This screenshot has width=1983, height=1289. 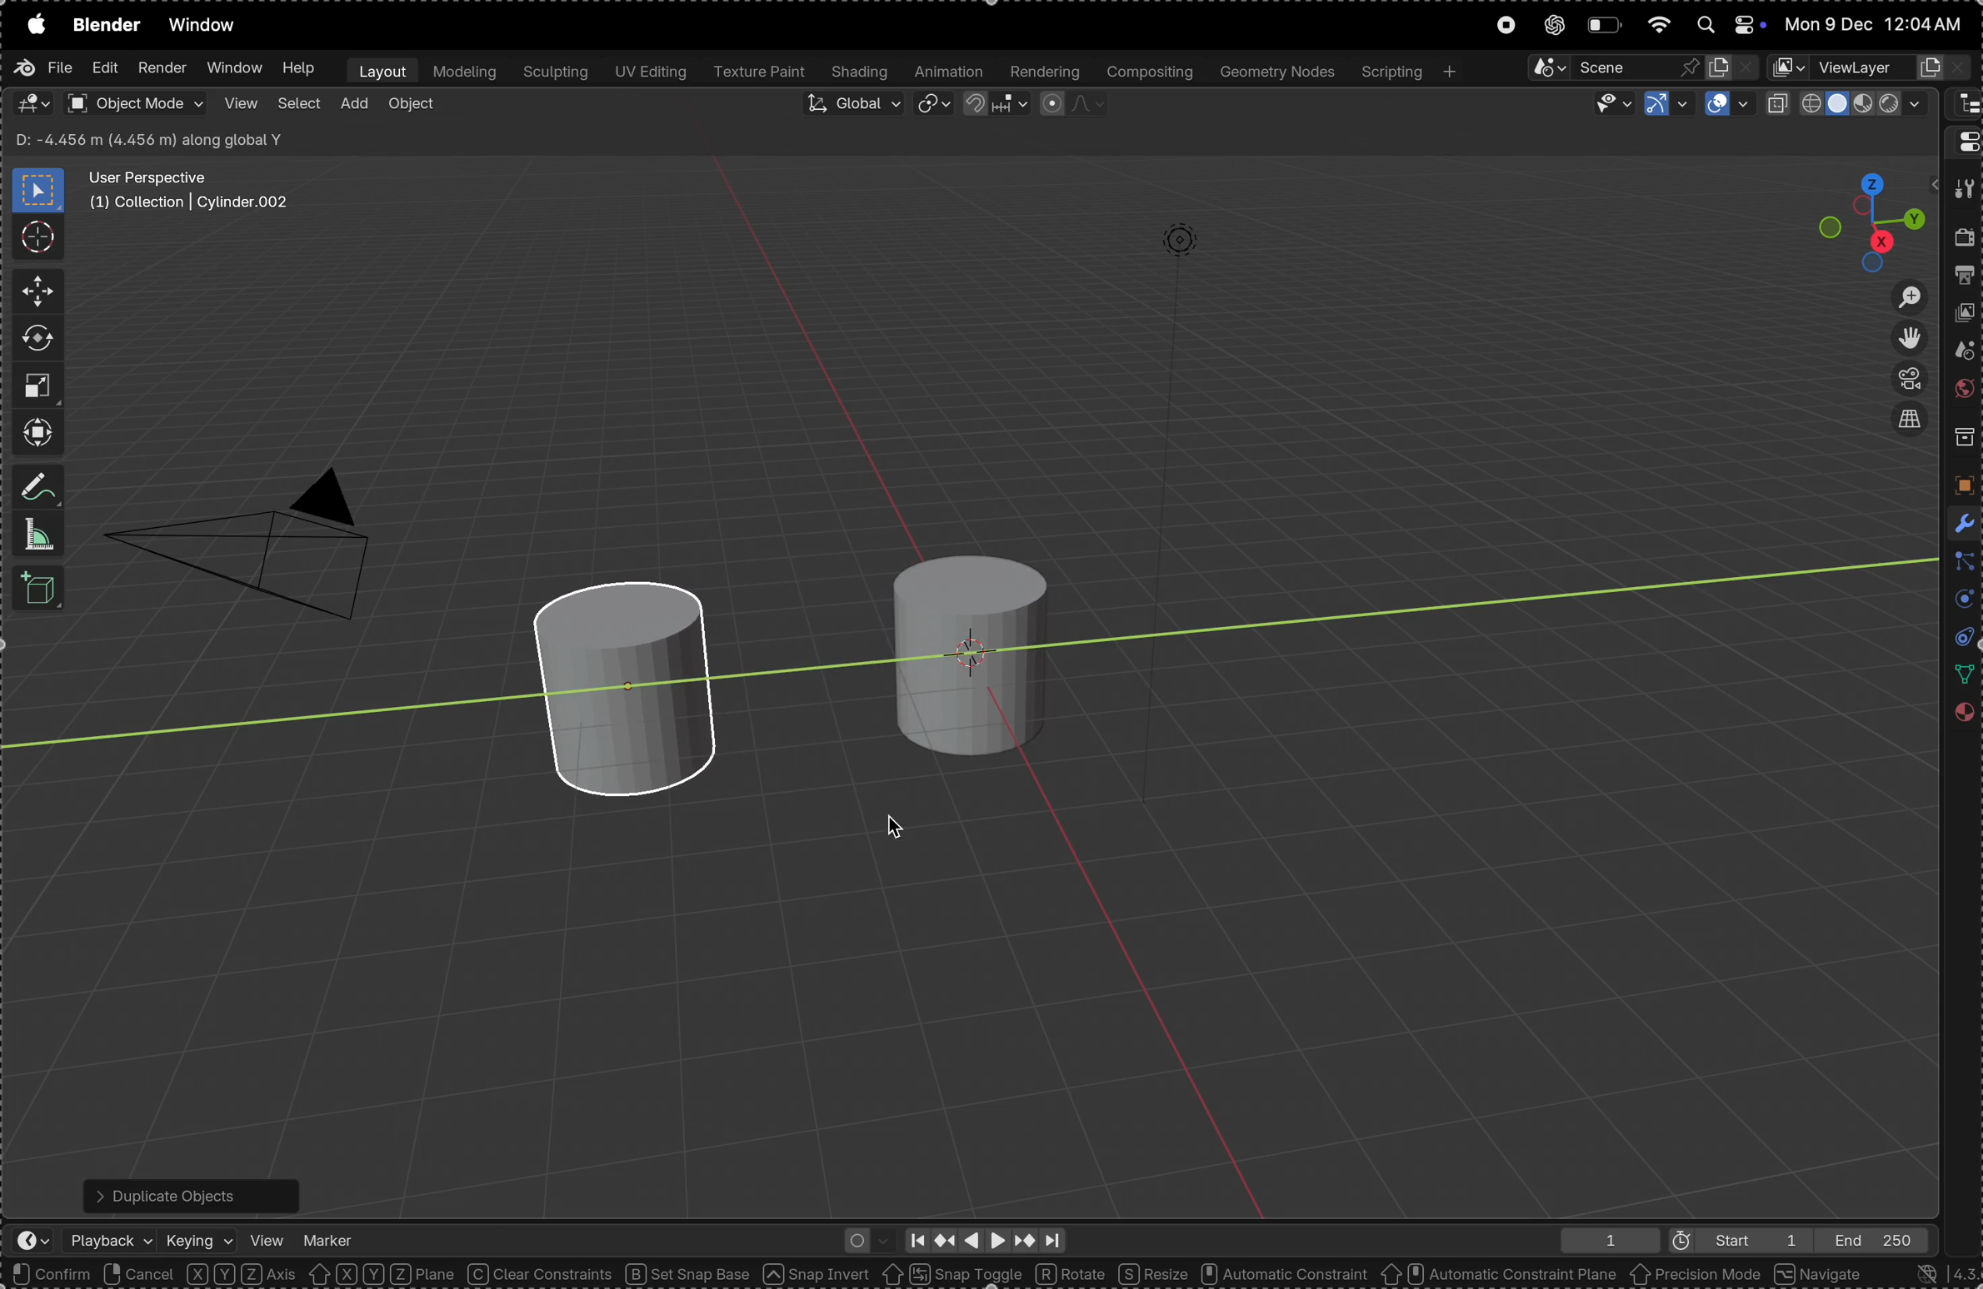 I want to click on marker, so click(x=329, y=1236).